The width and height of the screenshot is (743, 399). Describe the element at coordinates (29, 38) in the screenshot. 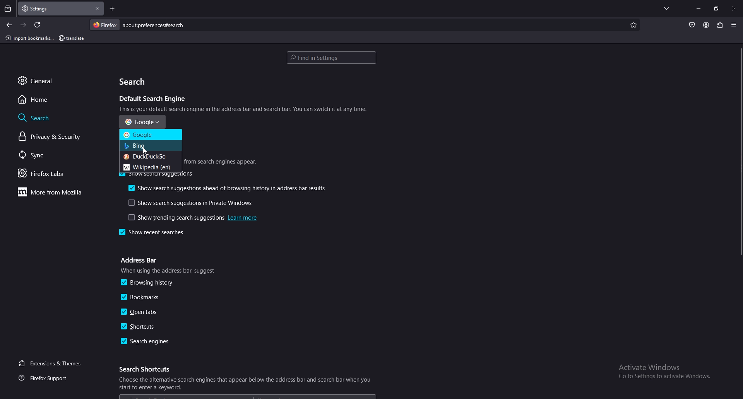

I see `import bookmark` at that location.